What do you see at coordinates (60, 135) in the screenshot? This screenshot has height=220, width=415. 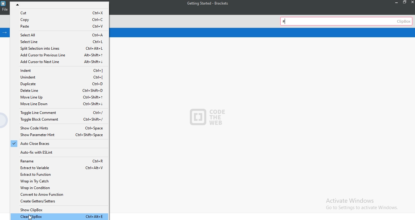 I see `Show Parameters Hints` at bounding box center [60, 135].